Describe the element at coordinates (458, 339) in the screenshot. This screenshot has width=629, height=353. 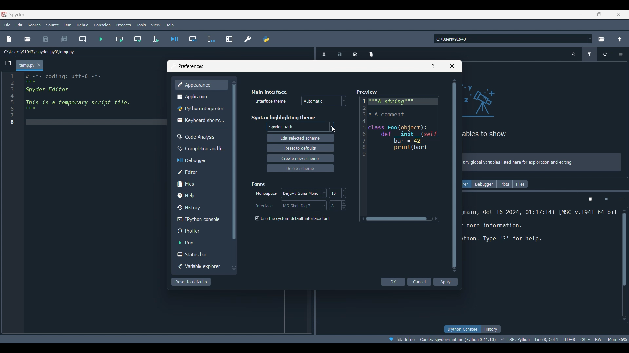
I see `interpreter` at that location.